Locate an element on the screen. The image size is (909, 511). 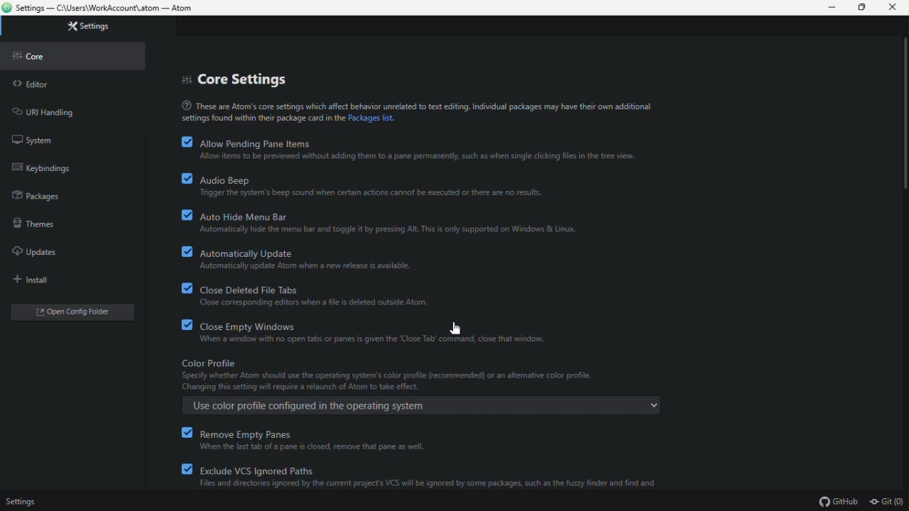
reMove empty panes is located at coordinates (438, 440).